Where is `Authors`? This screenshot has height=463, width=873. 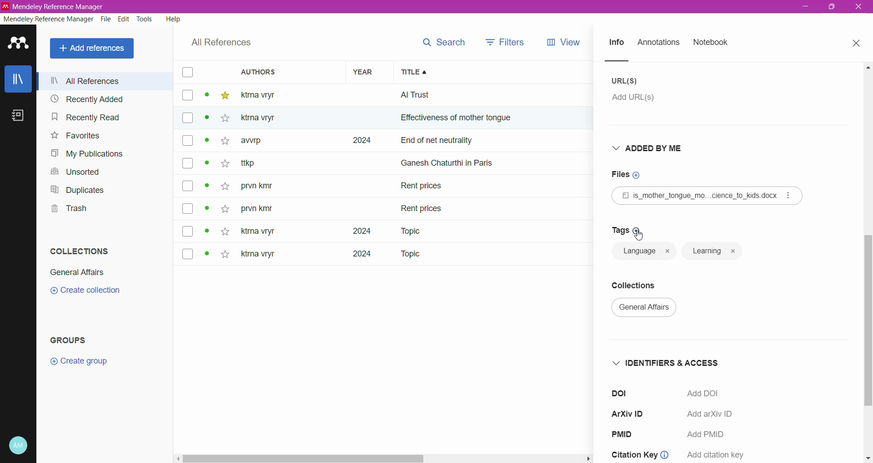 Authors is located at coordinates (281, 72).